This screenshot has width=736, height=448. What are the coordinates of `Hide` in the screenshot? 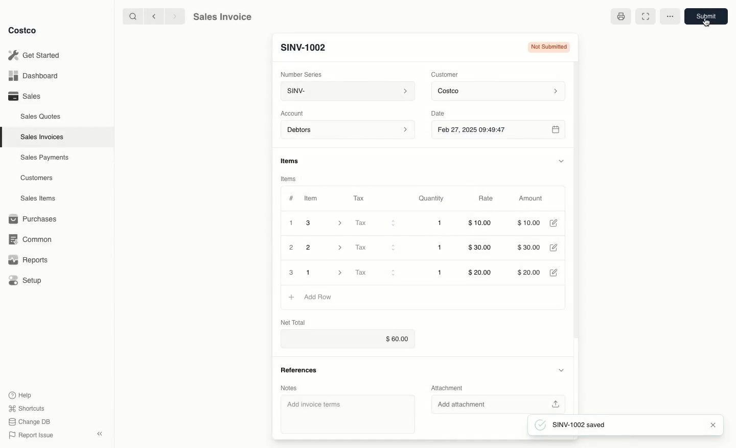 It's located at (561, 160).